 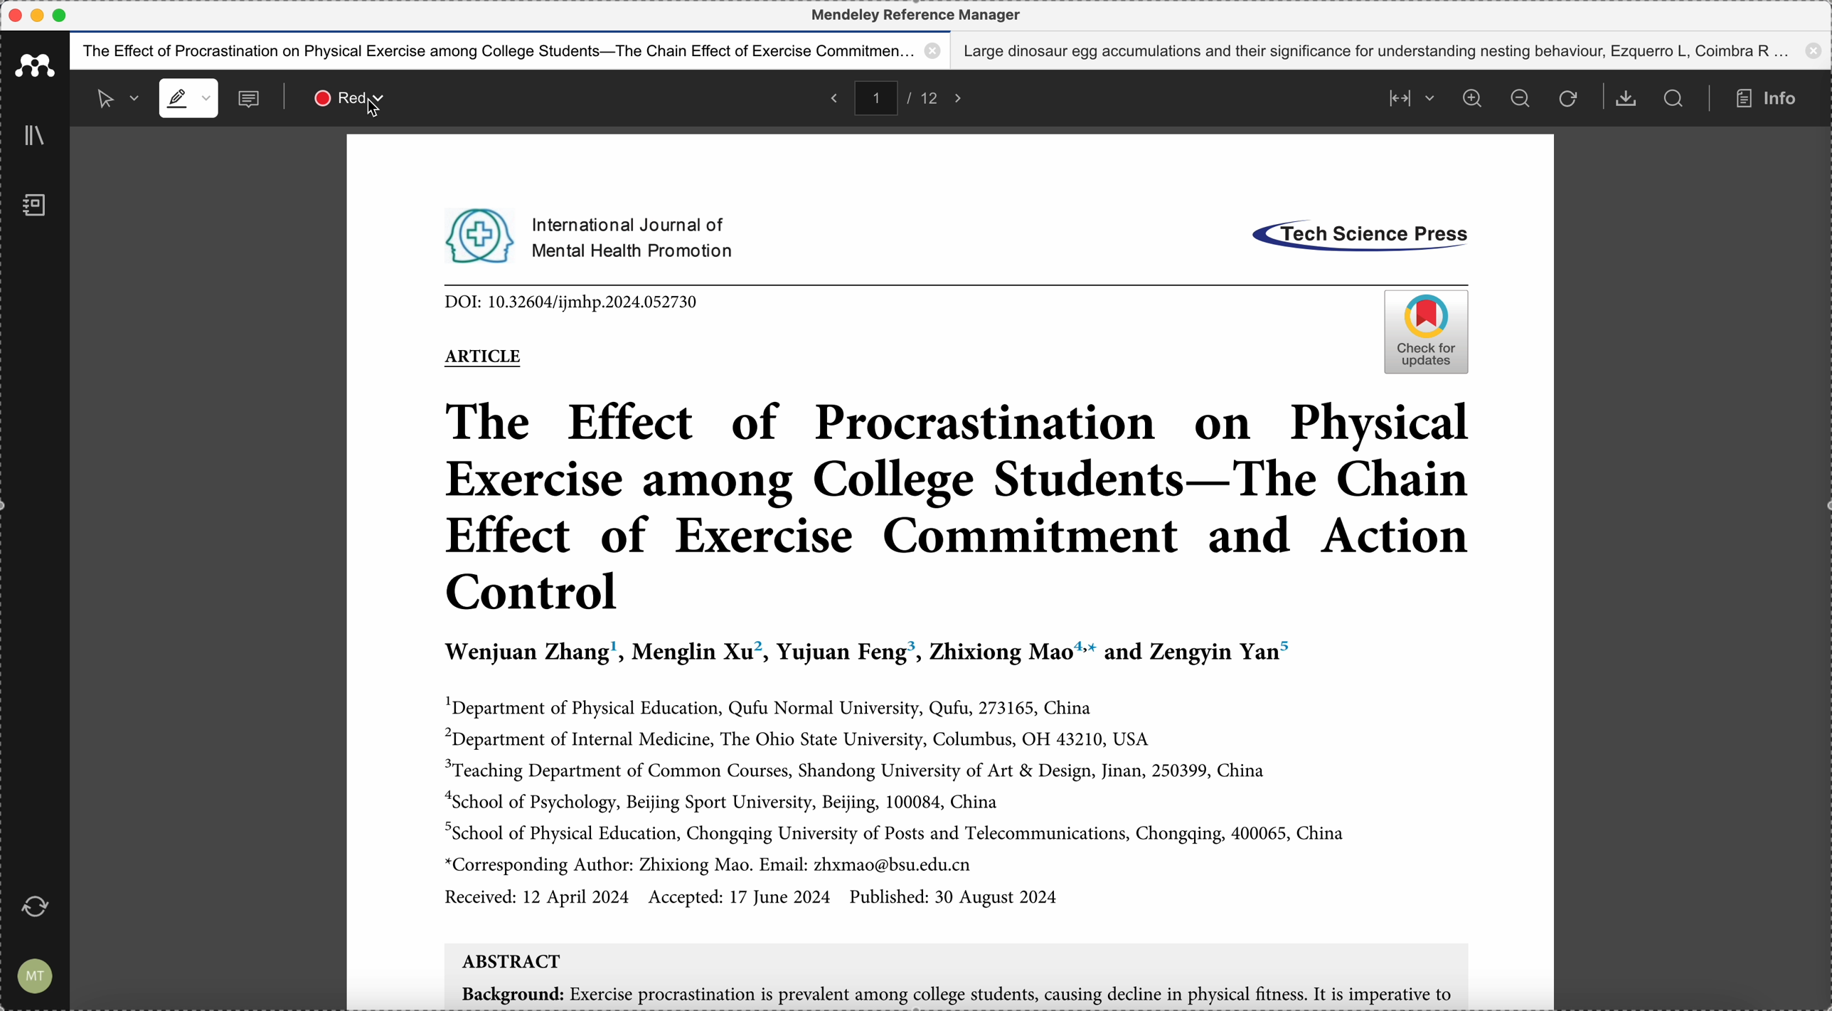 What do you see at coordinates (1471, 98) in the screenshot?
I see `zoom in` at bounding box center [1471, 98].